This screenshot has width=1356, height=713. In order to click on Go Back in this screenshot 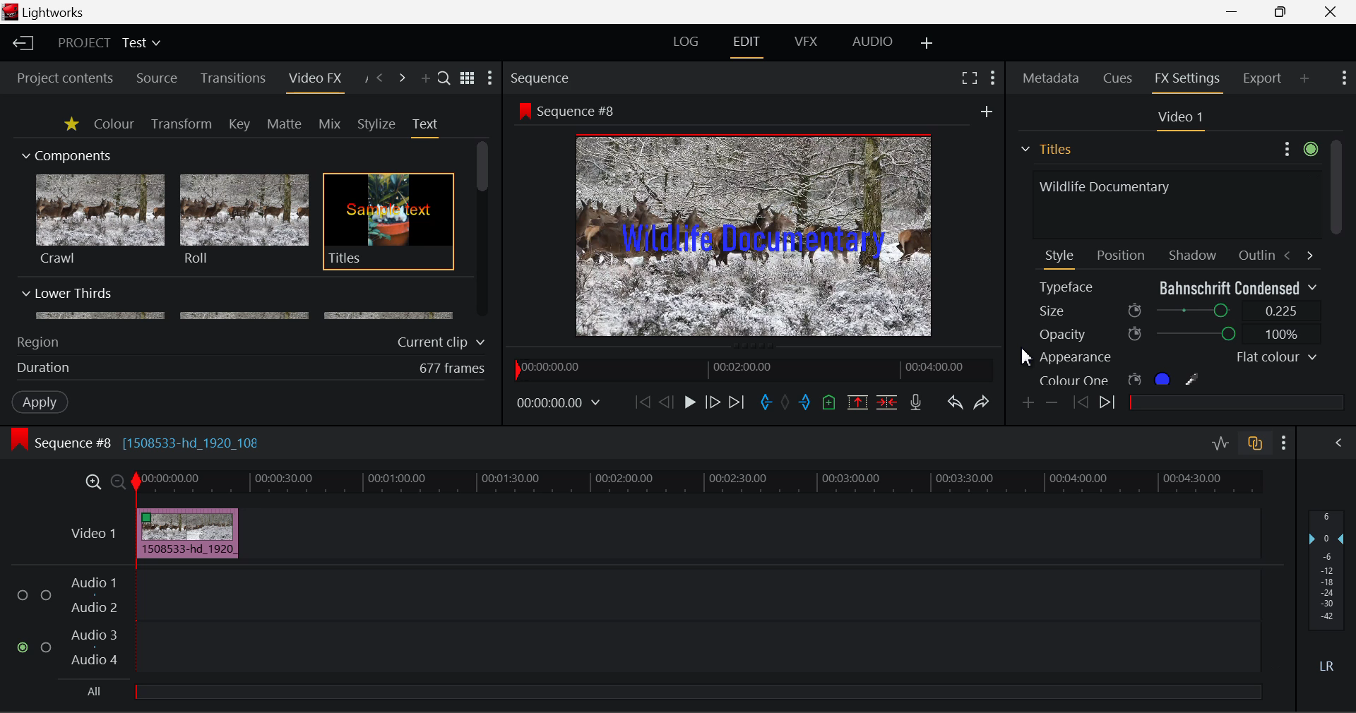, I will do `click(666, 402)`.